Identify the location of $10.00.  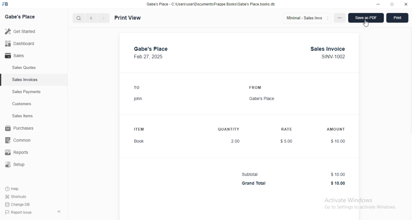
(338, 142).